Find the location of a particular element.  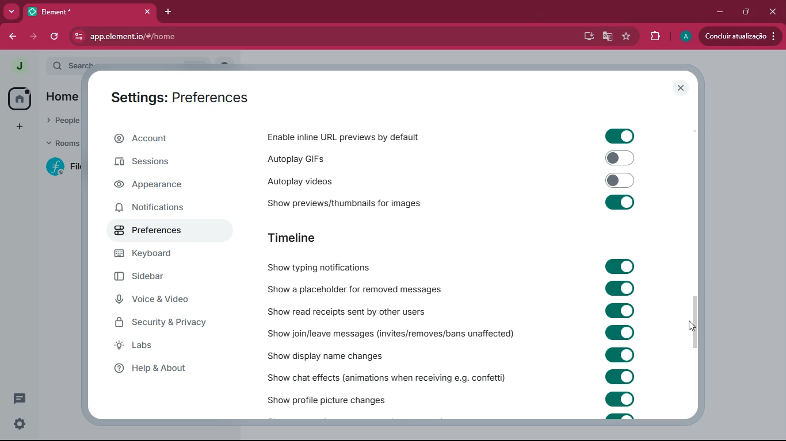

more is located at coordinates (12, 12).